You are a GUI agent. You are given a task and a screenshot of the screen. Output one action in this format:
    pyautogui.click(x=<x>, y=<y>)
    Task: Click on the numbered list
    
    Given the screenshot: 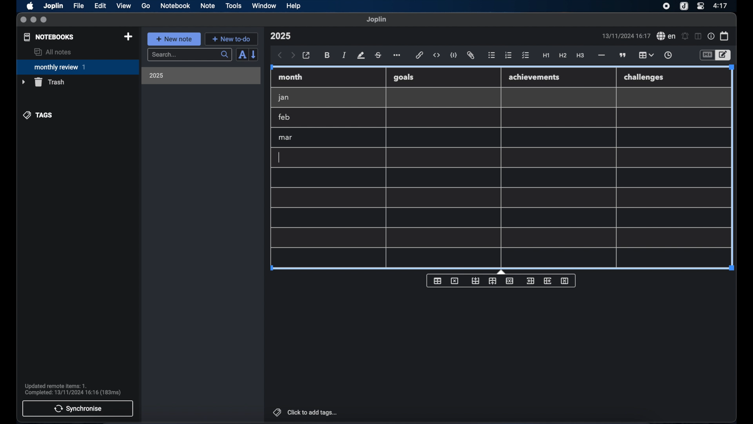 What is the action you would take?
    pyautogui.click(x=508, y=55)
    